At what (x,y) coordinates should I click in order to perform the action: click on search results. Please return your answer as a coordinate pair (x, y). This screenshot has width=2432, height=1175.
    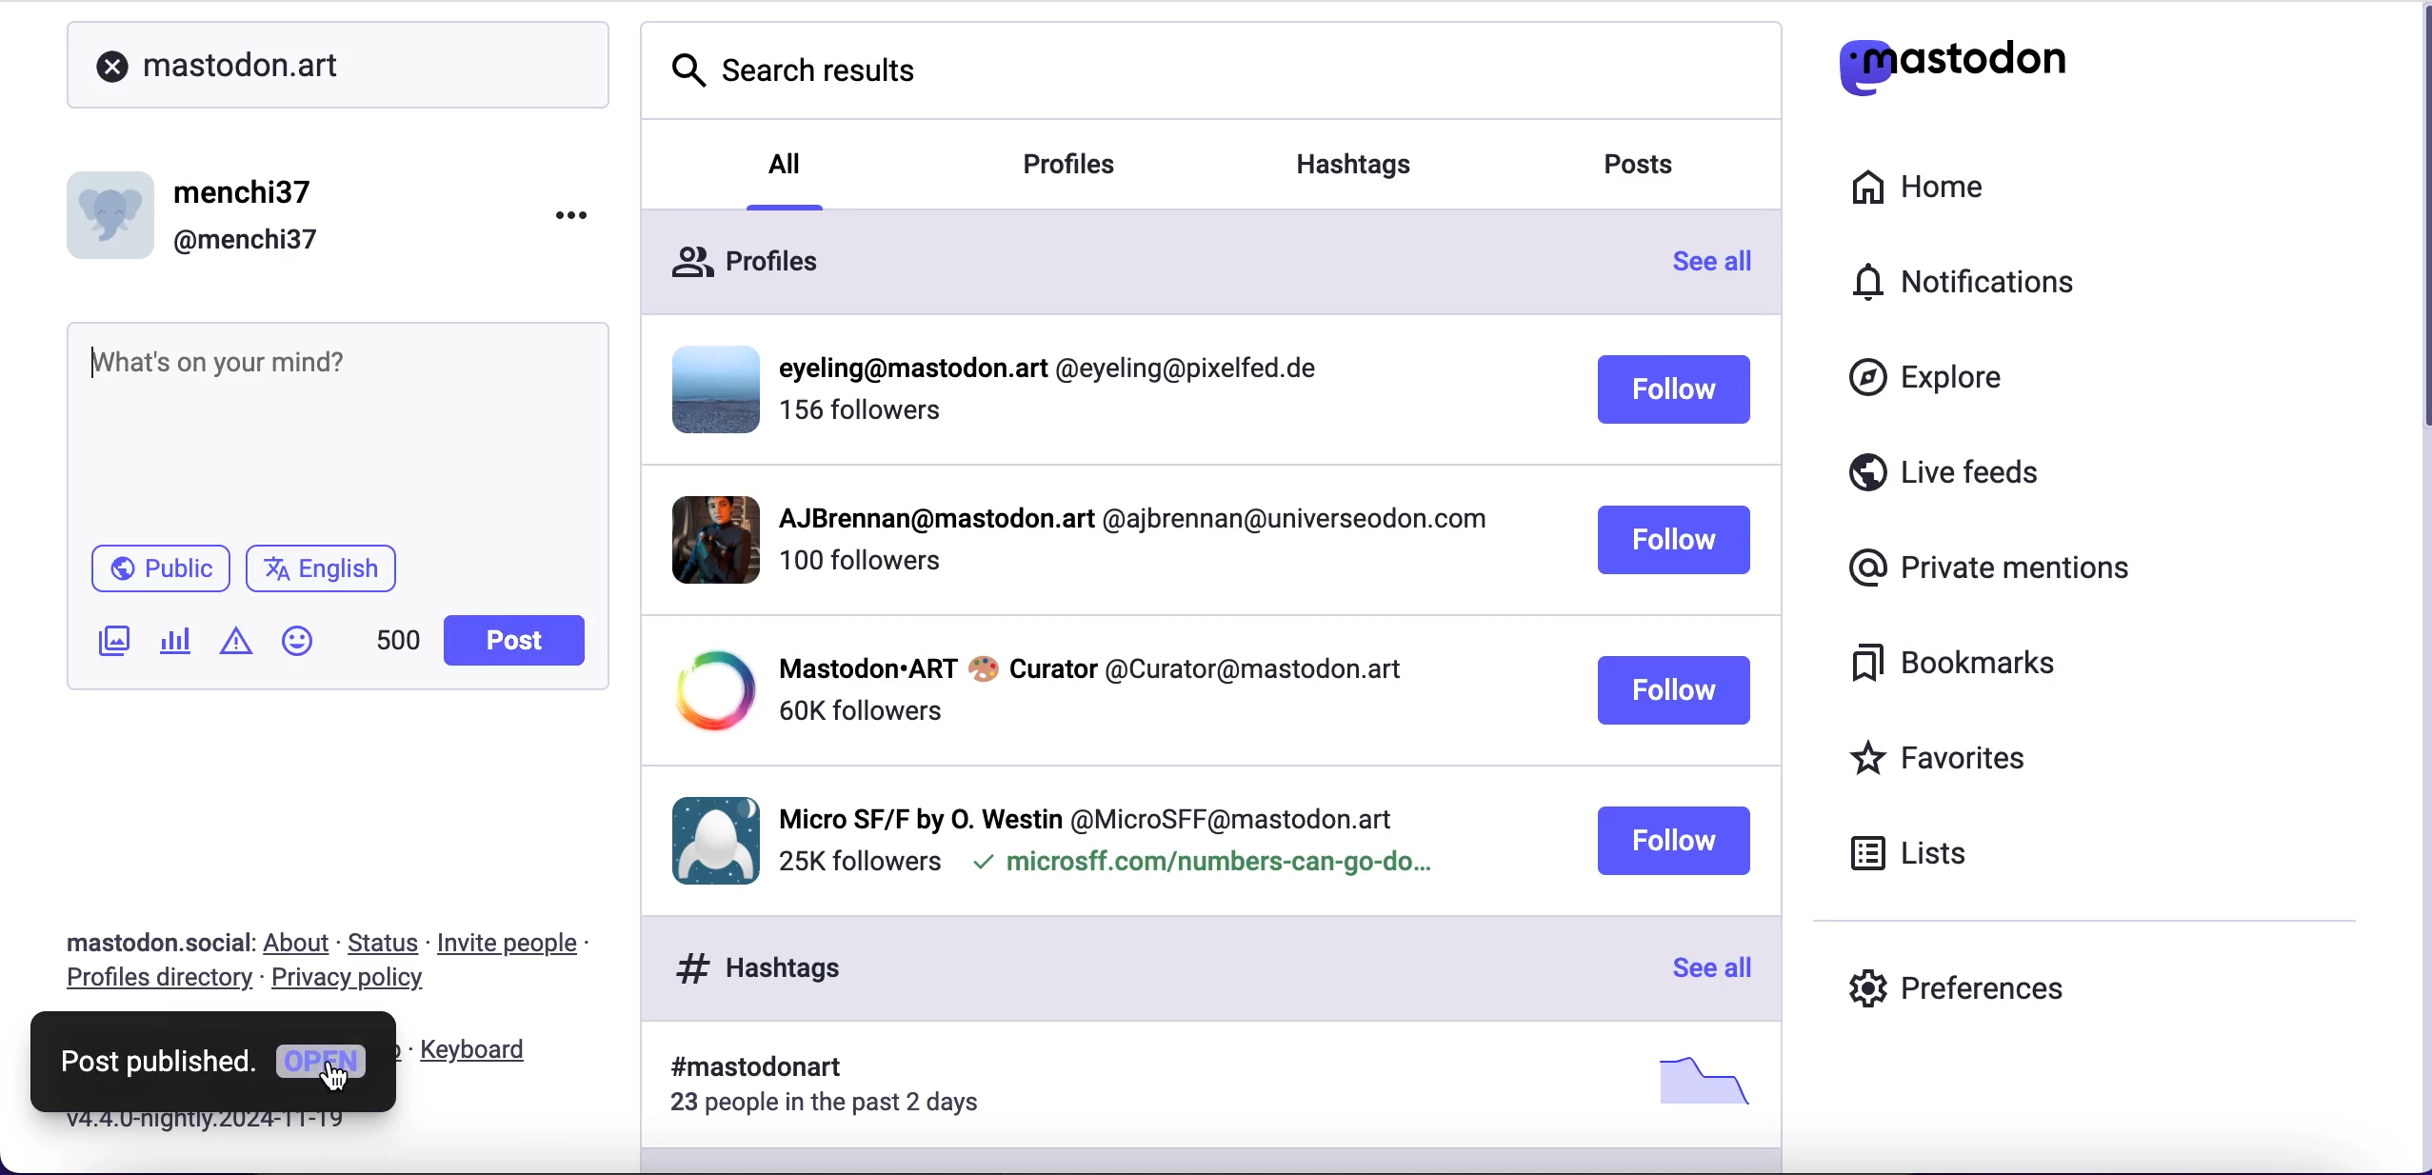
    Looking at the image, I should click on (1213, 72).